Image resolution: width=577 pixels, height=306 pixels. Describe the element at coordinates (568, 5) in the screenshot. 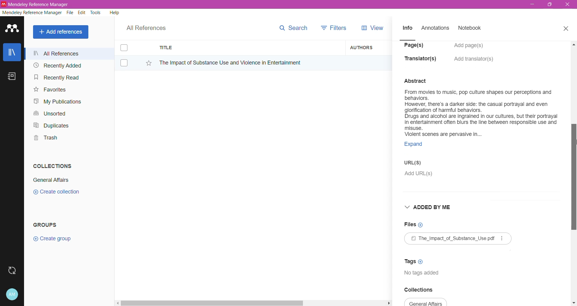

I see `Close` at that location.